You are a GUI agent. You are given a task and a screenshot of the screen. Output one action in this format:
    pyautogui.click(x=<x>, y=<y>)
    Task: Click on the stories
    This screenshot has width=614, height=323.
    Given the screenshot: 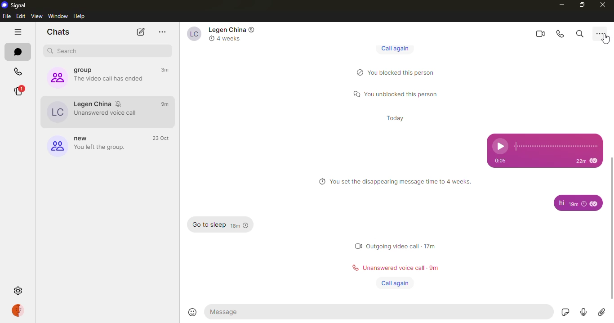 What is the action you would take?
    pyautogui.click(x=18, y=91)
    